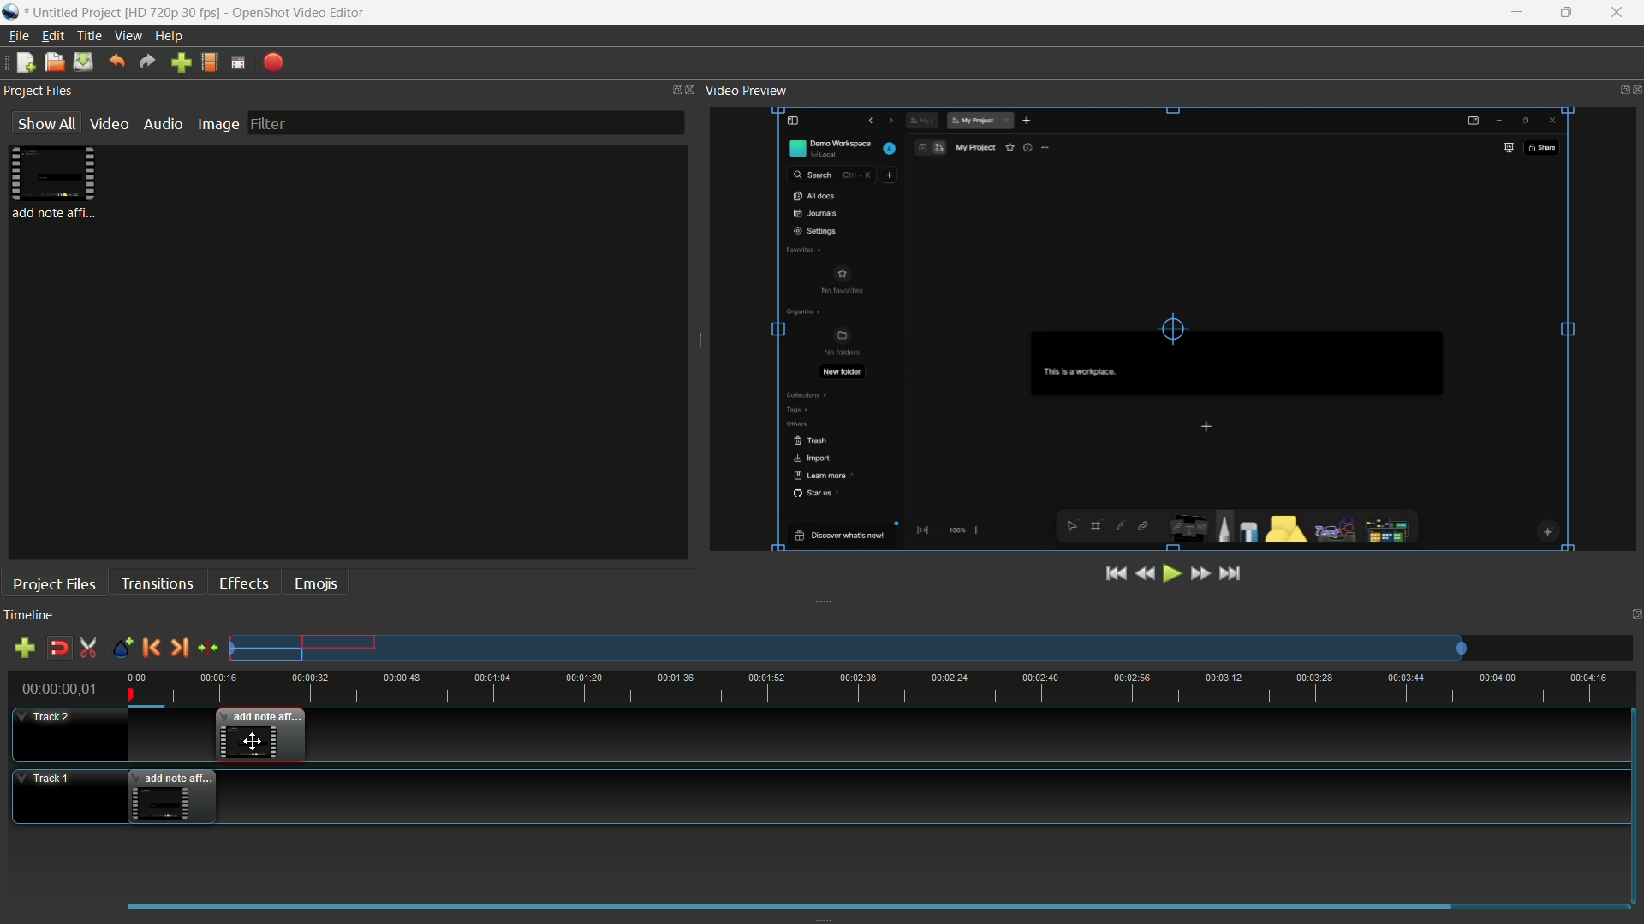  I want to click on filter bar, so click(465, 122).